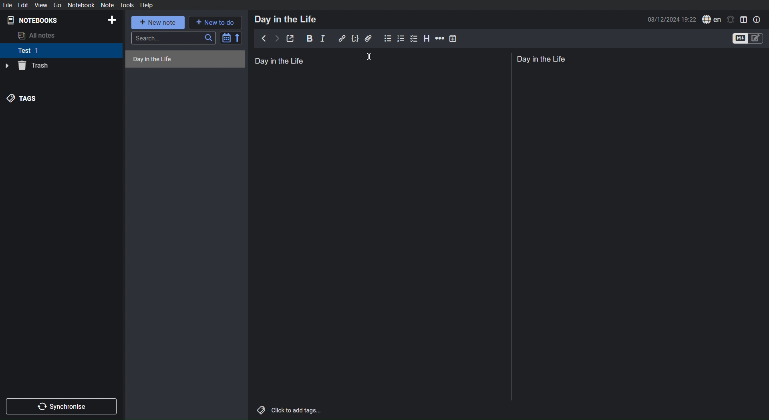 The image size is (769, 420). I want to click on Checklist, so click(414, 39).